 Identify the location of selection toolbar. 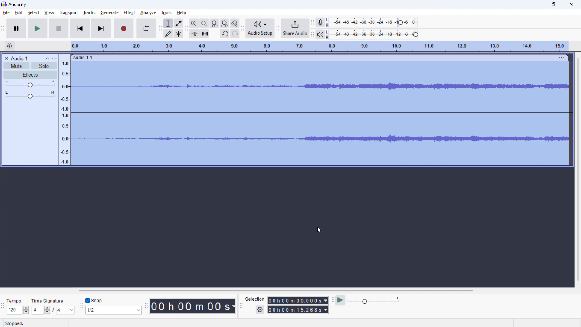
(241, 305).